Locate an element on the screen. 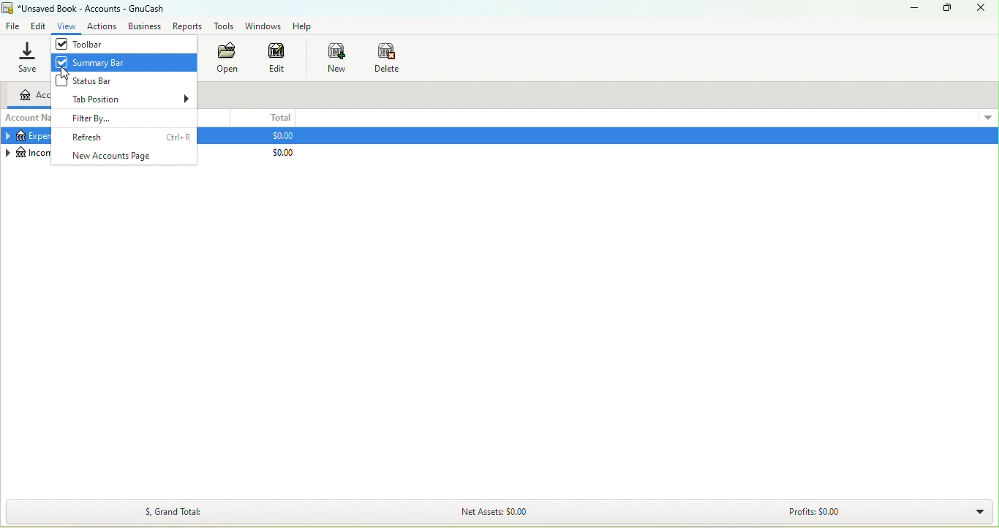  Filter by... is located at coordinates (124, 118).